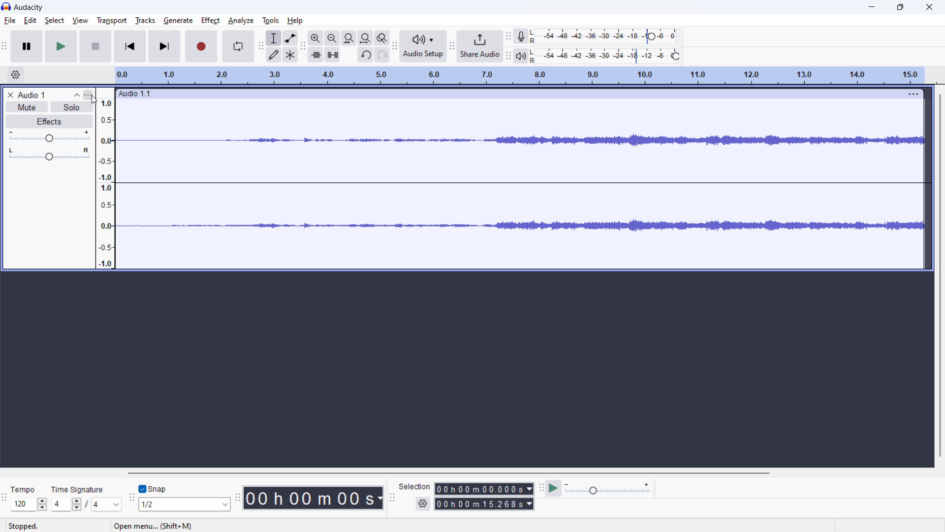 This screenshot has height=532, width=945. What do you see at coordinates (179, 21) in the screenshot?
I see `generate` at bounding box center [179, 21].